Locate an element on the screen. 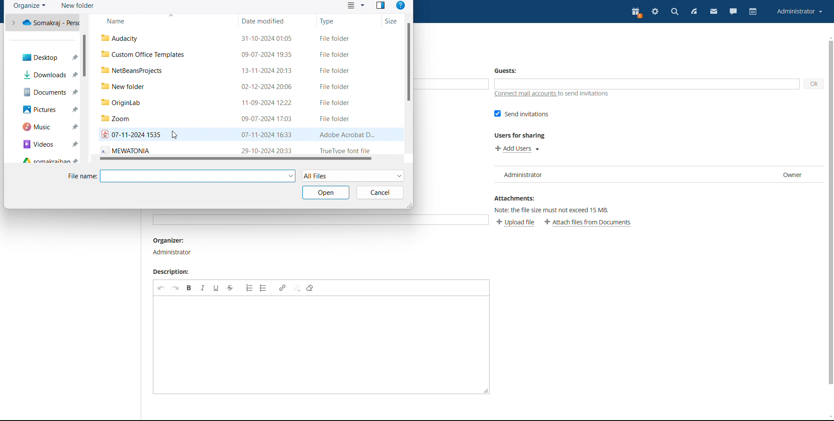 The image size is (834, 421).  is located at coordinates (48, 110).